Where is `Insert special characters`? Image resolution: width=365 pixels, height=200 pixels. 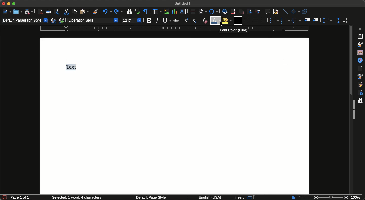 Insert special characters is located at coordinates (214, 12).